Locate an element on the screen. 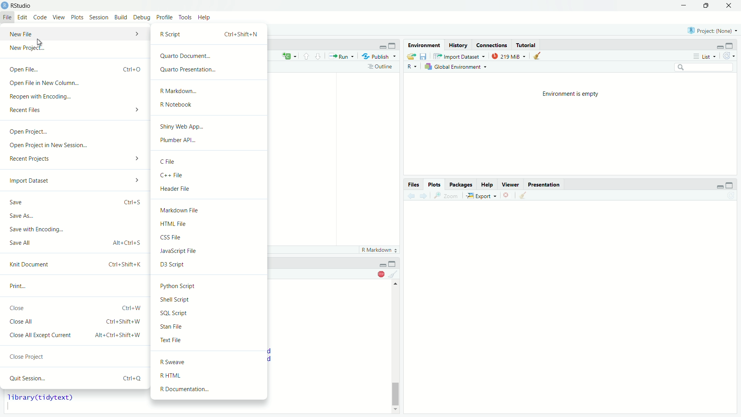  View is located at coordinates (59, 17).